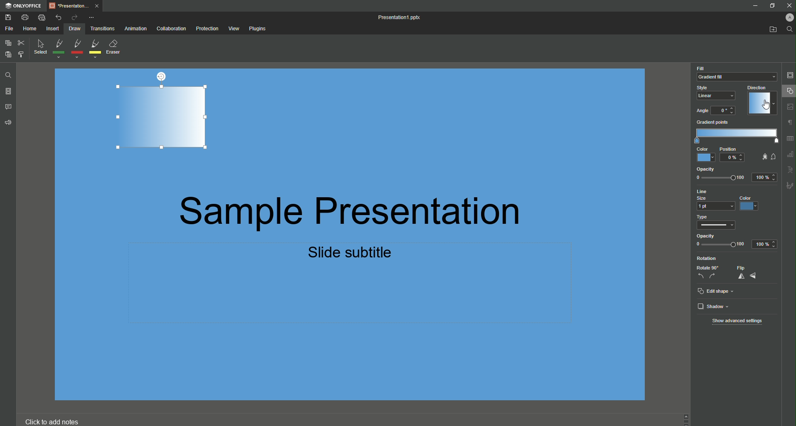  I want to click on Transitions, so click(104, 29).